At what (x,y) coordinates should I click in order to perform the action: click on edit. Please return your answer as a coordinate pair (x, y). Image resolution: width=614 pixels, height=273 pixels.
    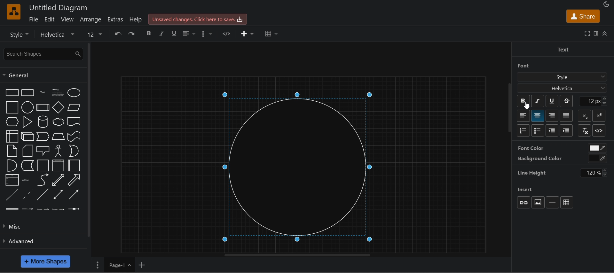
    Looking at the image, I should click on (51, 20).